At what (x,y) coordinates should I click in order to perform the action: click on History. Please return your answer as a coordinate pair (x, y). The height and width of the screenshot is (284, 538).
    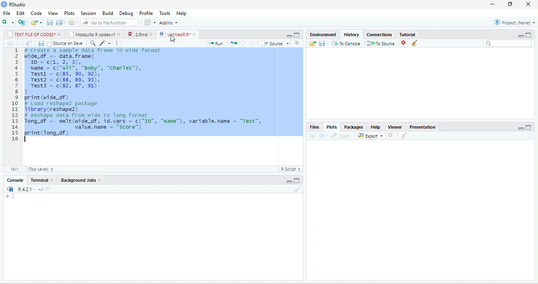
    Looking at the image, I should click on (351, 35).